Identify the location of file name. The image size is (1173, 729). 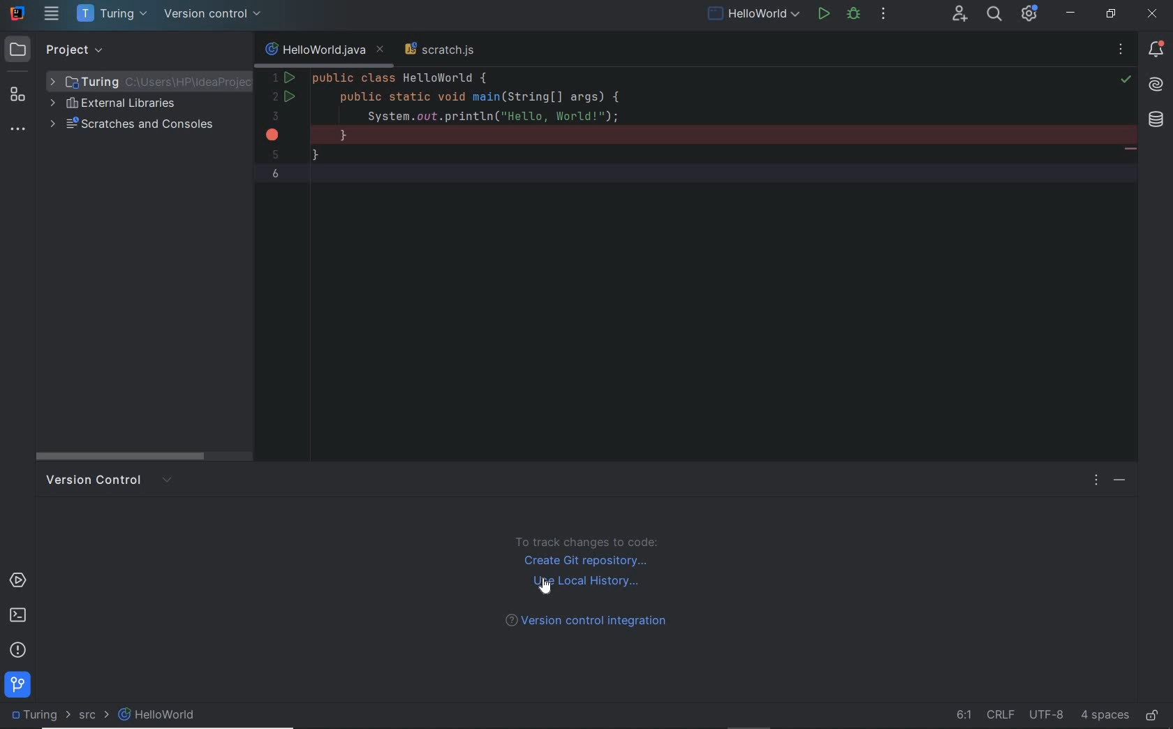
(156, 716).